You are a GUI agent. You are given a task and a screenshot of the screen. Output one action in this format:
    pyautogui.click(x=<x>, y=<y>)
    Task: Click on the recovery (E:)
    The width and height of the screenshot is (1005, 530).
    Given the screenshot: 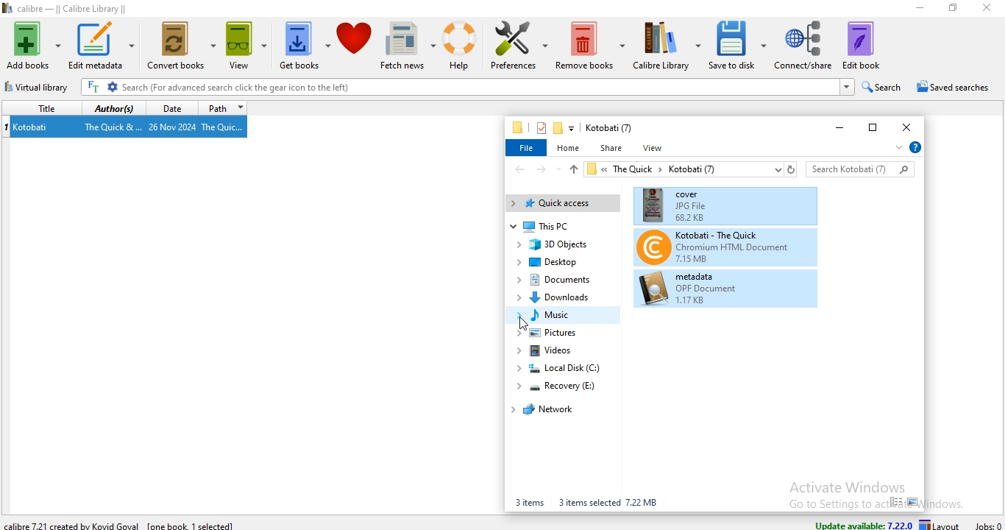 What is the action you would take?
    pyautogui.click(x=564, y=386)
    